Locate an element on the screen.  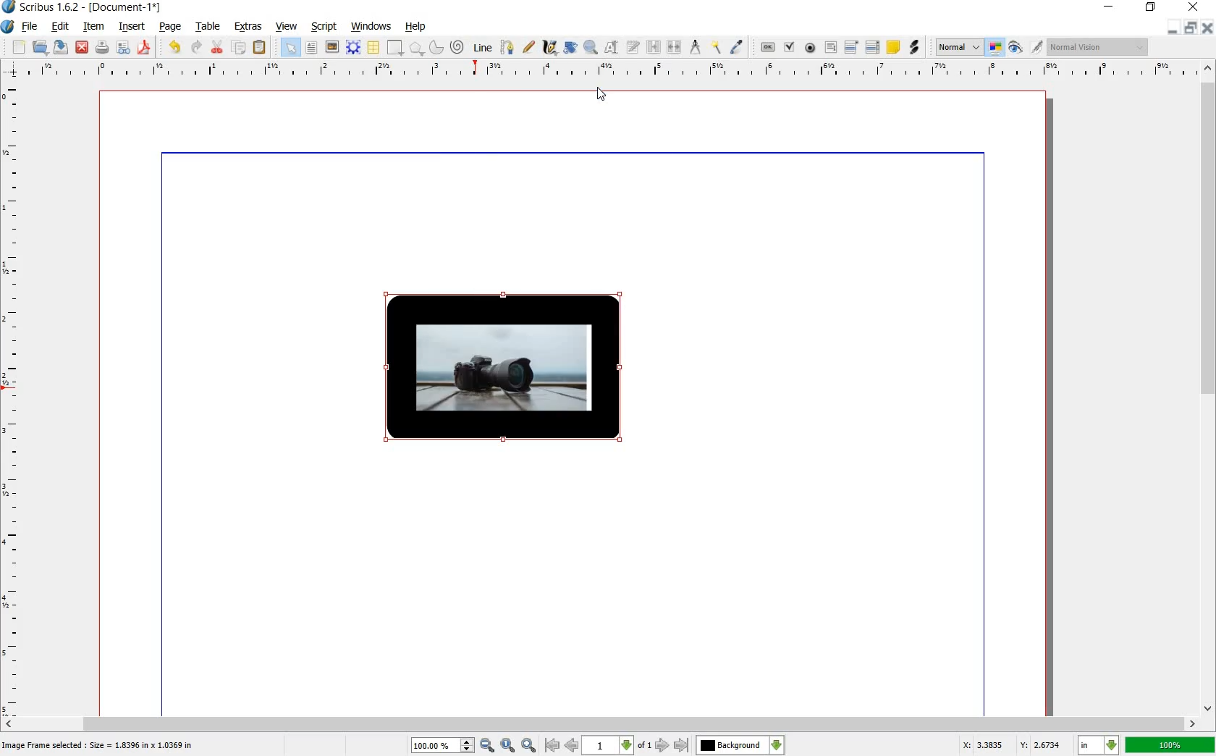
restore document is located at coordinates (1191, 27).